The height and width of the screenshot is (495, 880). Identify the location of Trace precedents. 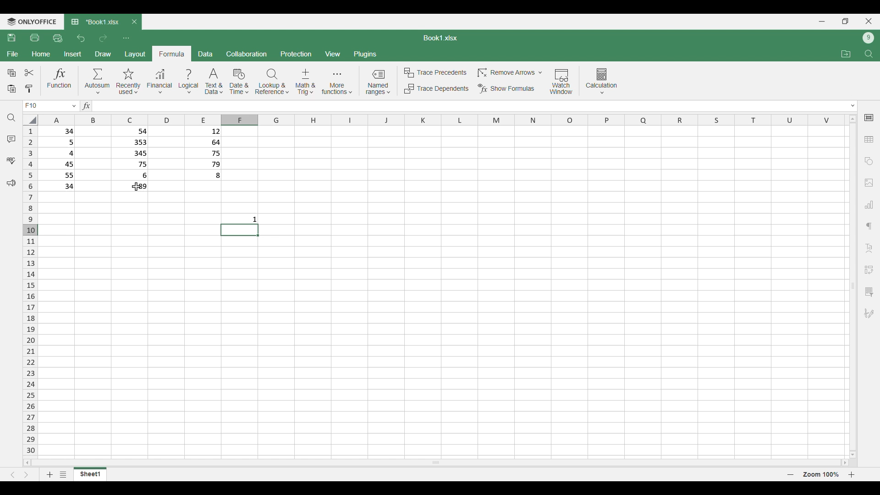
(434, 73).